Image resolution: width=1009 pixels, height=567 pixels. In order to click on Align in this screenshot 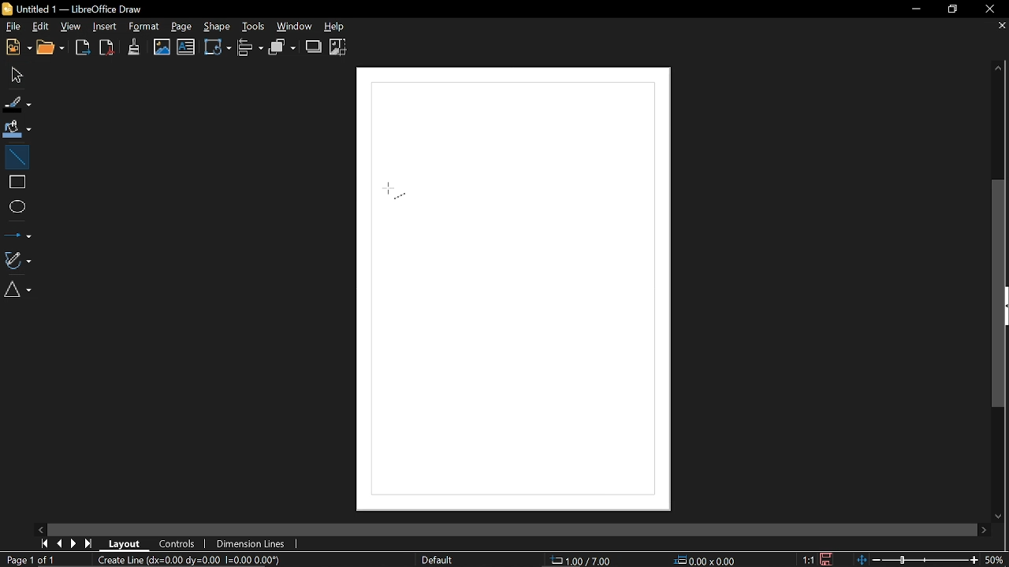, I will do `click(251, 49)`.